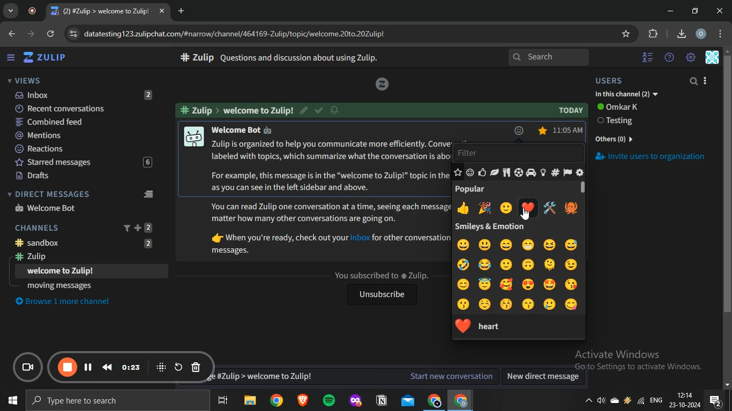 Image resolution: width=732 pixels, height=411 pixels. What do you see at coordinates (620, 107) in the screenshot?
I see `text` at bounding box center [620, 107].